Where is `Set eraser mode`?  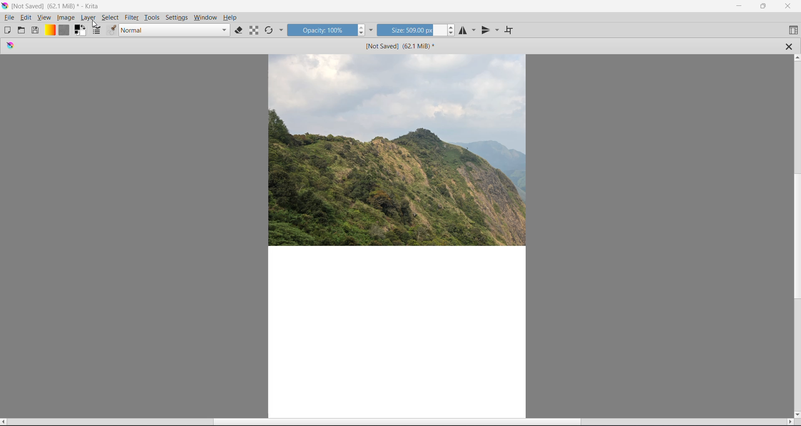
Set eraser mode is located at coordinates (239, 30).